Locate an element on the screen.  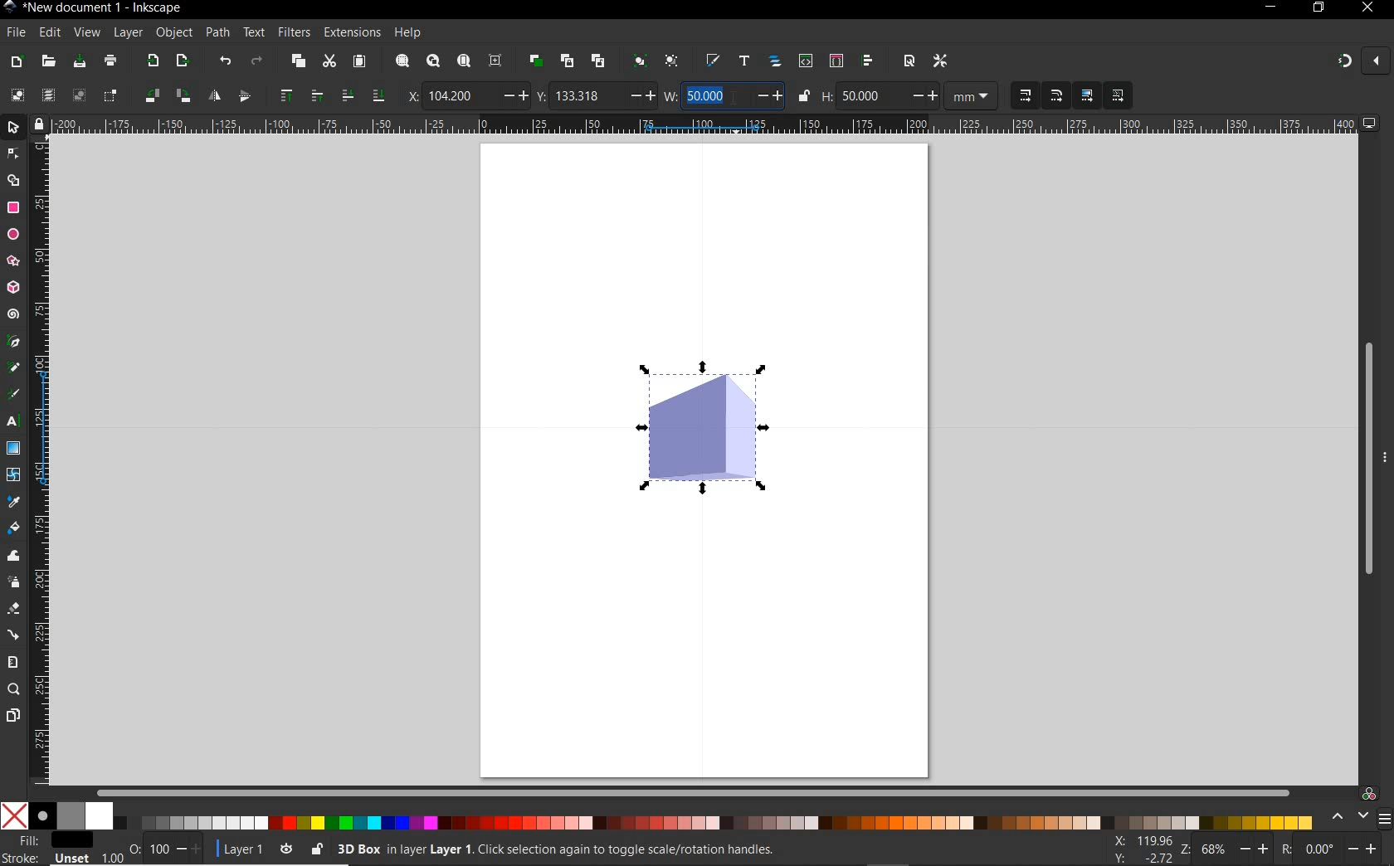
object rotate is located at coordinates (182, 95).